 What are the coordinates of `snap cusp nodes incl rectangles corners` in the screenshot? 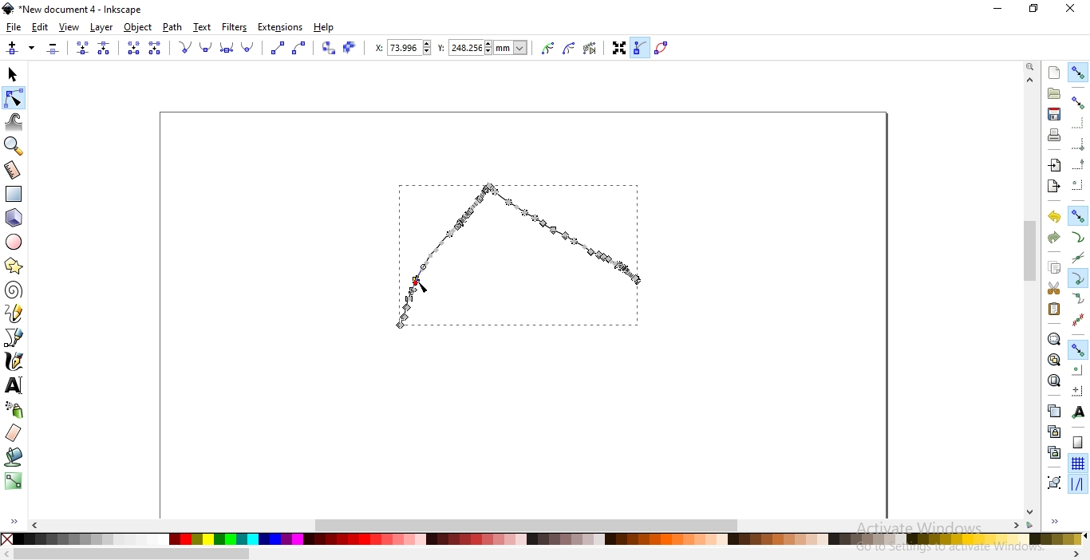 It's located at (1077, 278).